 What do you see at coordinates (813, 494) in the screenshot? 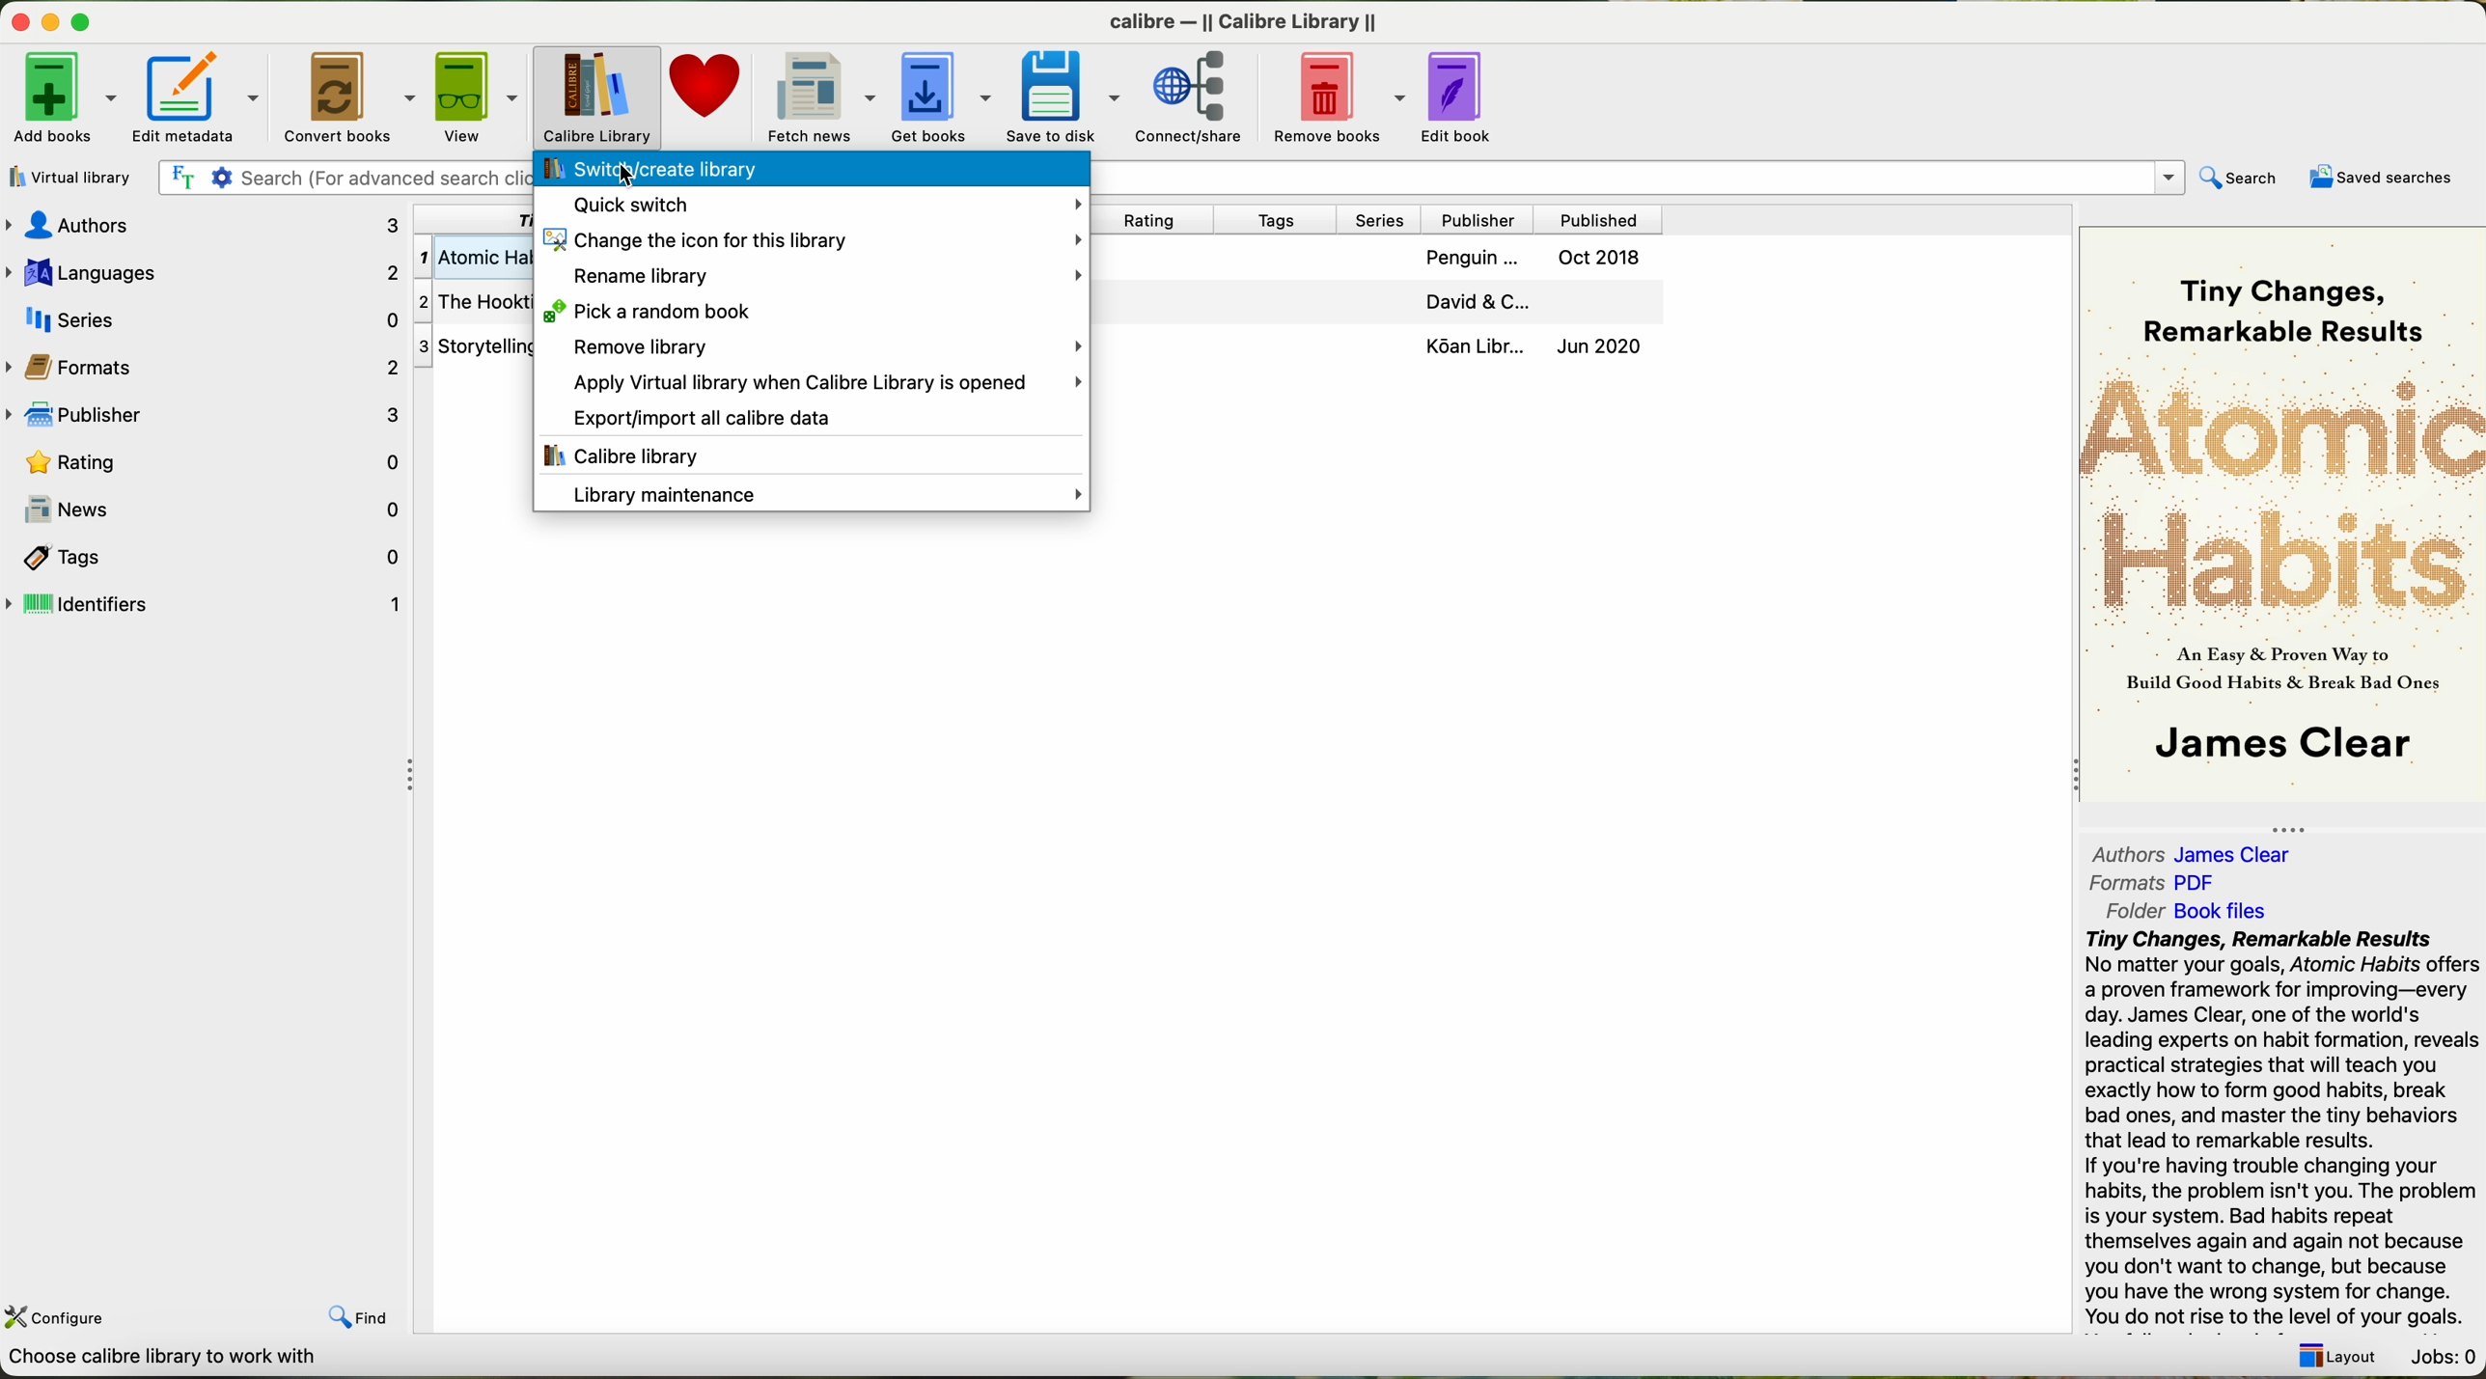
I see `library maintenance` at bounding box center [813, 494].